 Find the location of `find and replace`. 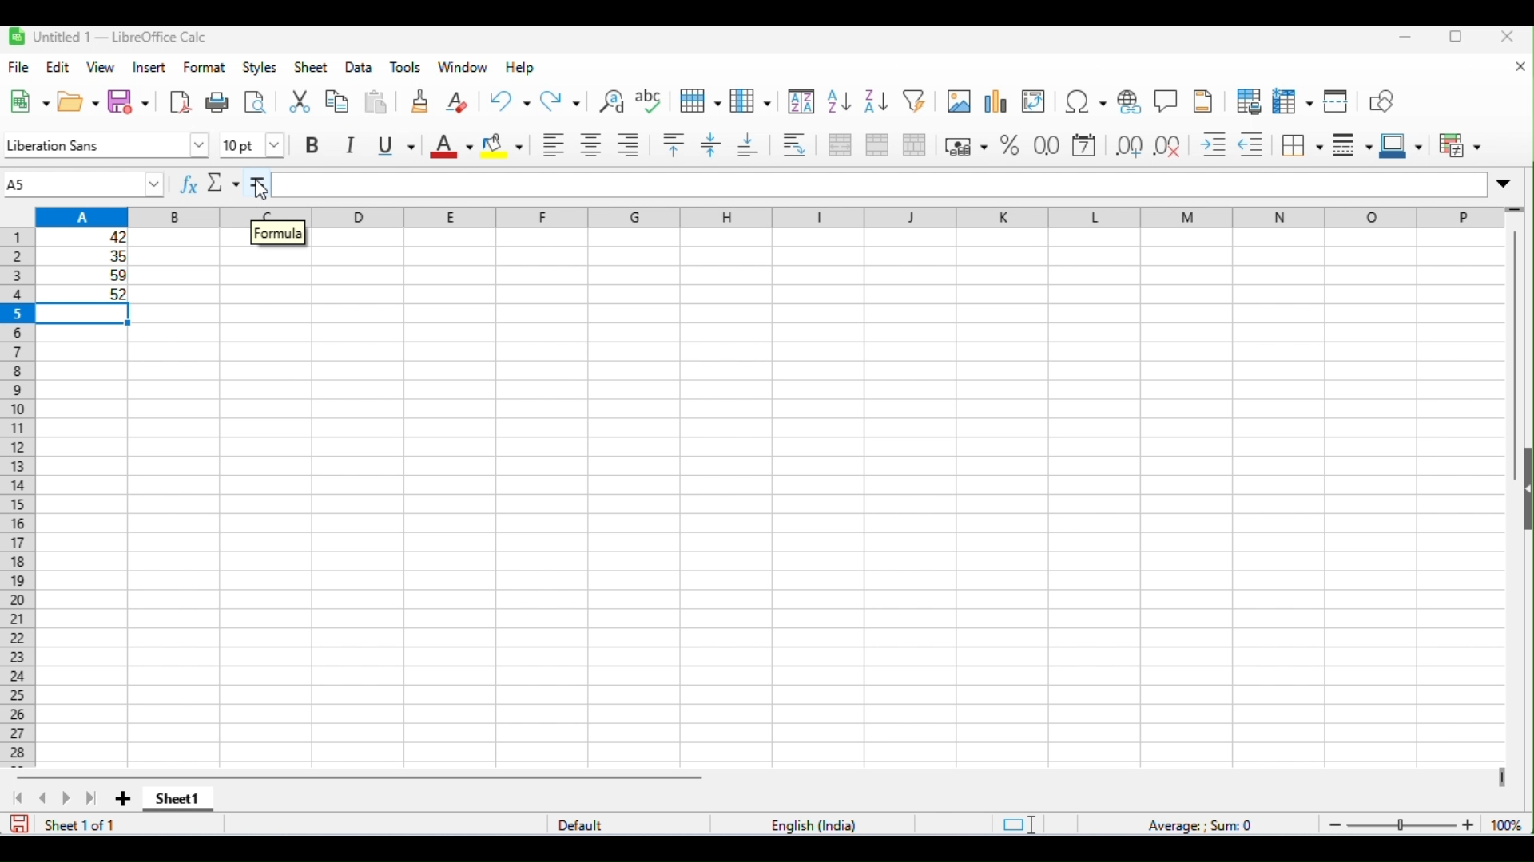

find and replace is located at coordinates (608, 100).